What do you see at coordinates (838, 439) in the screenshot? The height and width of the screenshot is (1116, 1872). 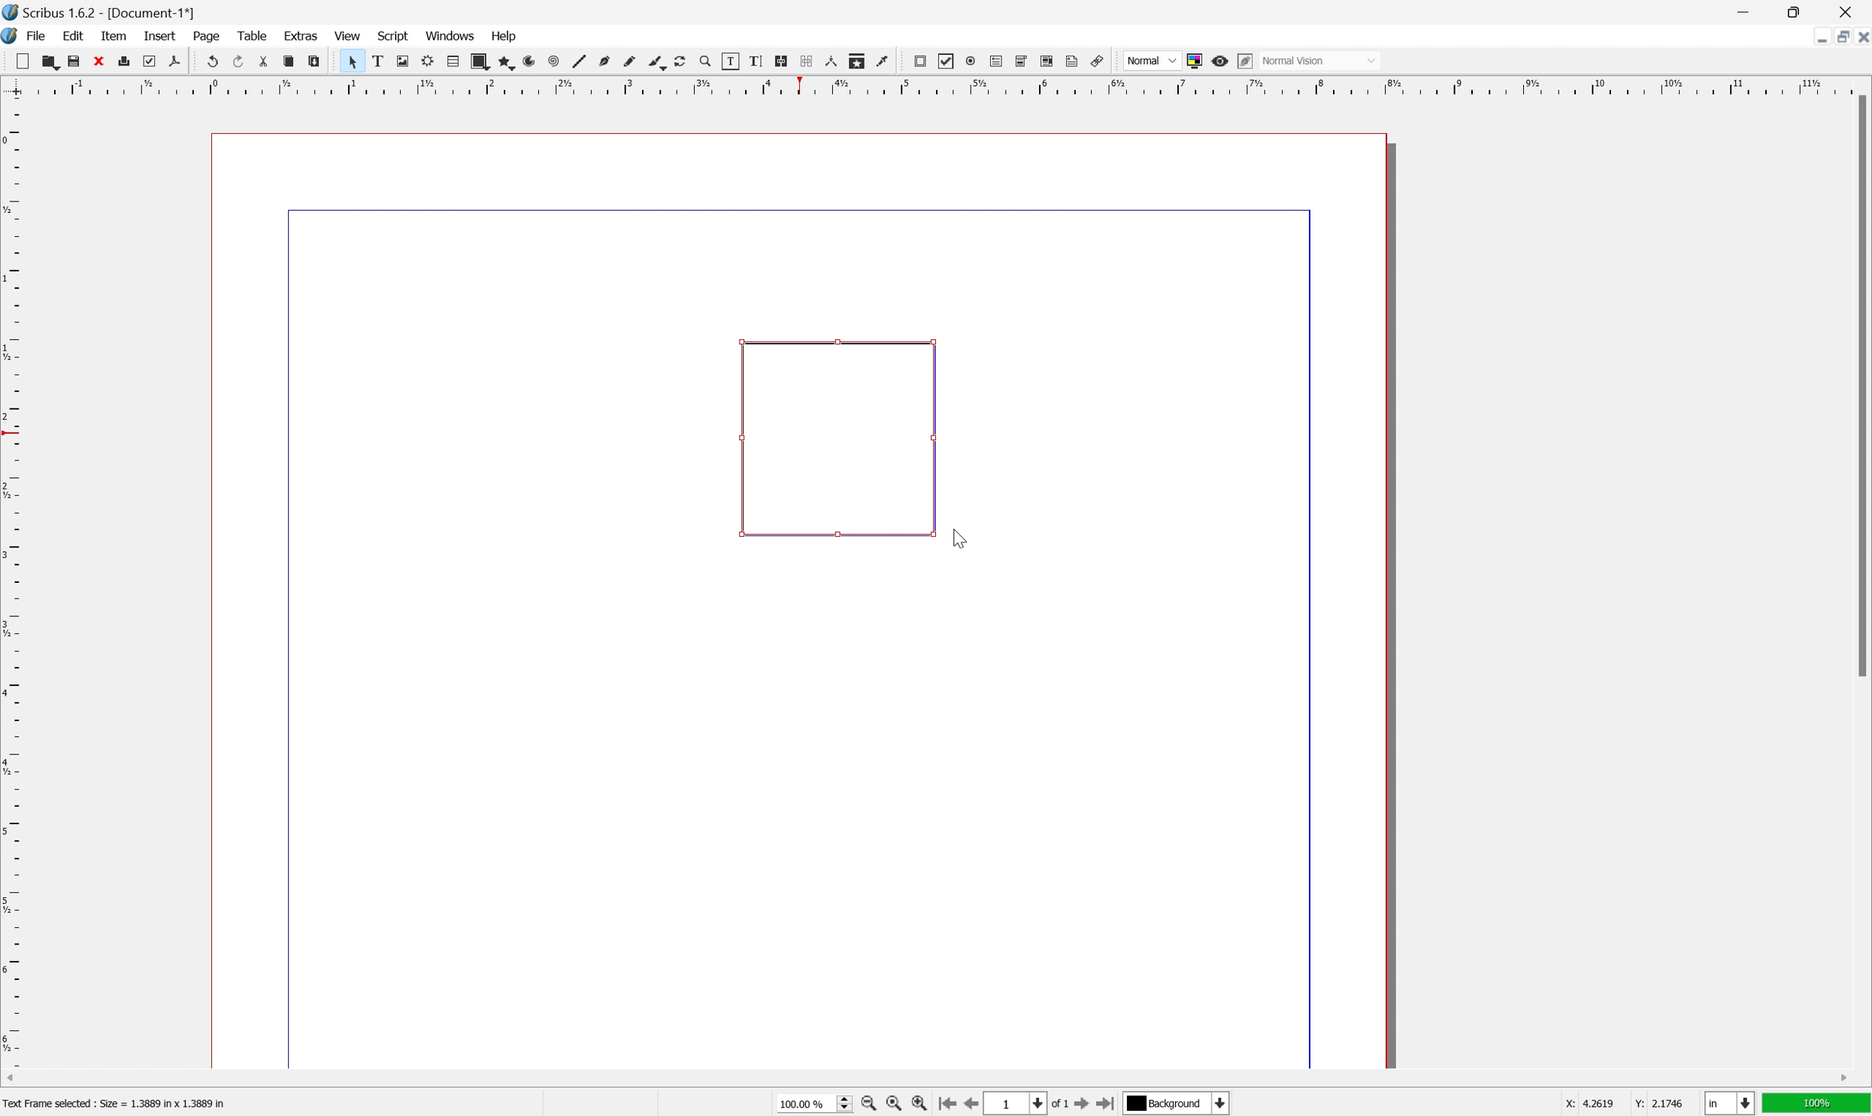 I see `link annotation` at bounding box center [838, 439].